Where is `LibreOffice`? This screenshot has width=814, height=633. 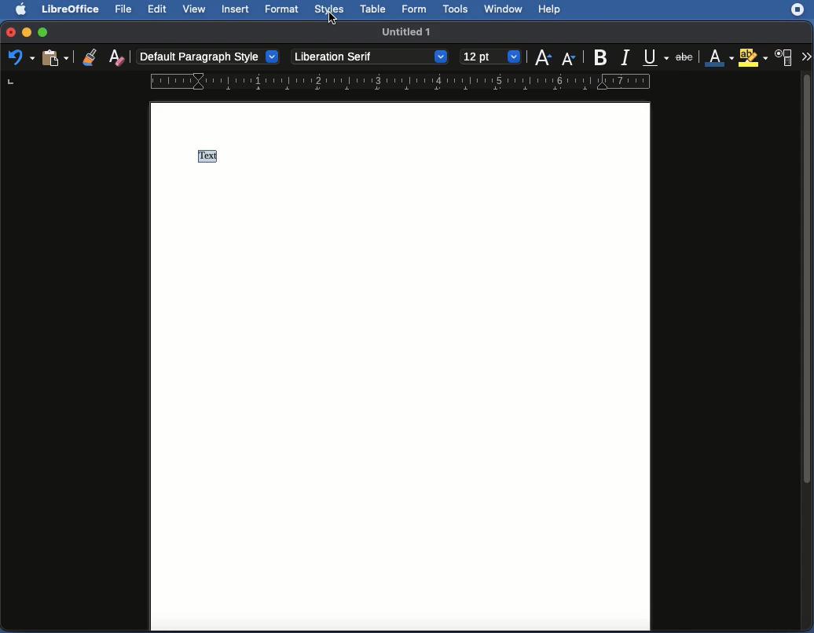 LibreOffice is located at coordinates (71, 9).